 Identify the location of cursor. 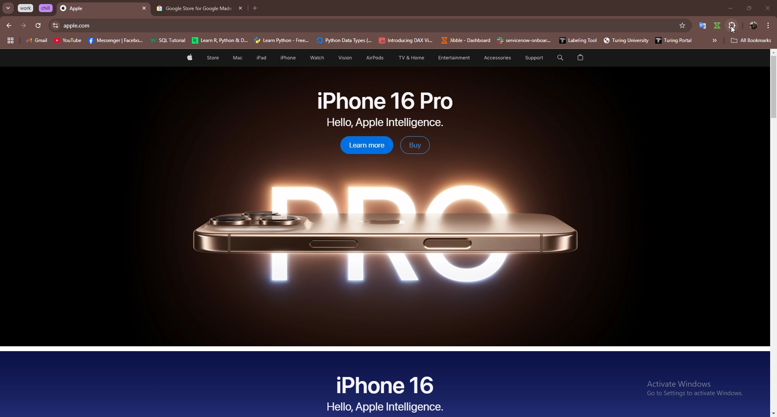
(733, 30).